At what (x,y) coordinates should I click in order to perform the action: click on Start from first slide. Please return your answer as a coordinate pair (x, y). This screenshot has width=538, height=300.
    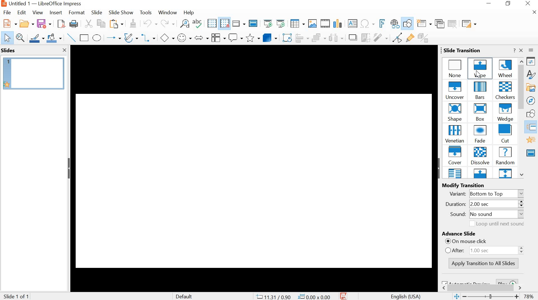
    Looking at the image, I should click on (267, 23).